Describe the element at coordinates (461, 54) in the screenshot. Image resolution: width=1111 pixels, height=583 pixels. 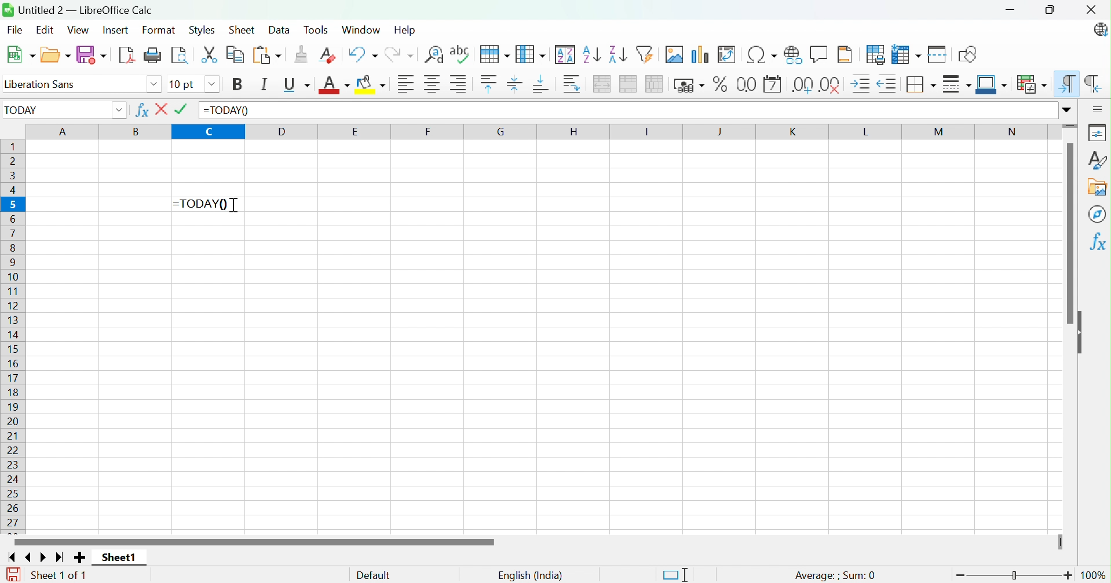
I see `Find and replace` at that location.